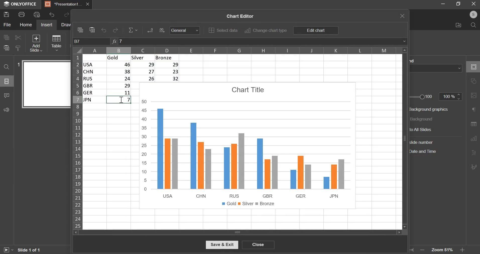 The width and height of the screenshot is (480, 254). I want to click on copy, so click(80, 30).